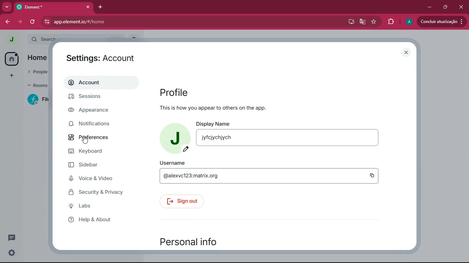 Image resolution: width=469 pixels, height=263 pixels. I want to click on sign out, so click(184, 202).